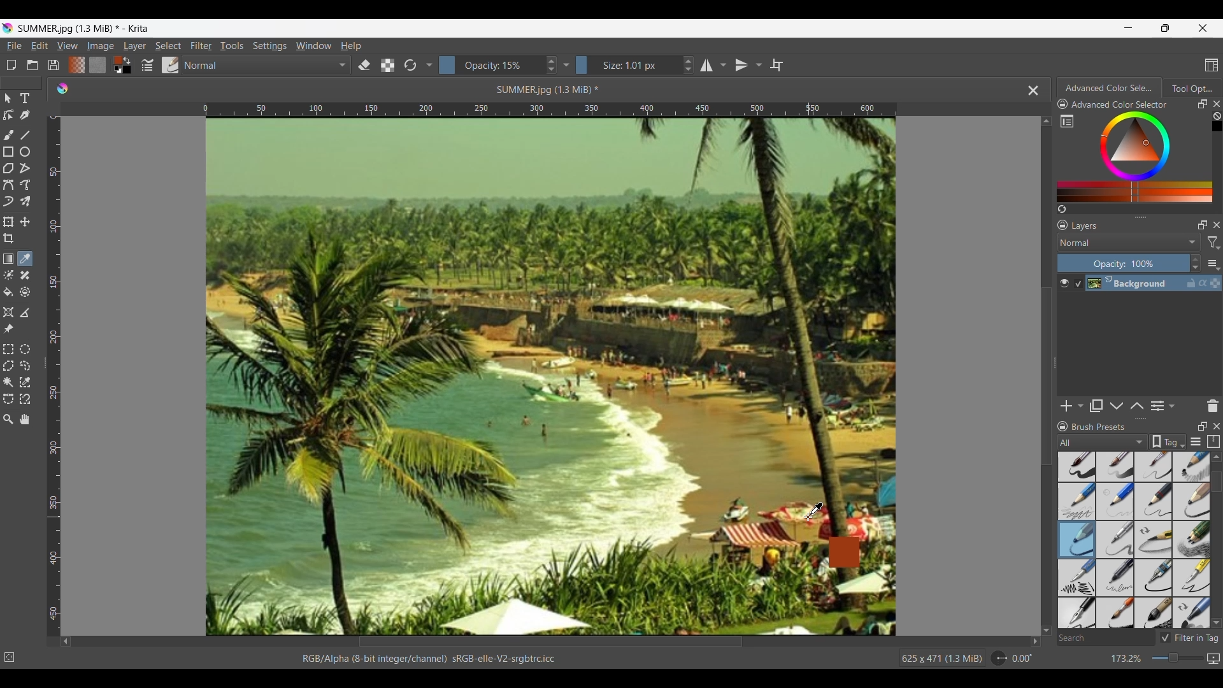 The image size is (1223, 688). What do you see at coordinates (776, 65) in the screenshot?
I see `Wrap around mode` at bounding box center [776, 65].